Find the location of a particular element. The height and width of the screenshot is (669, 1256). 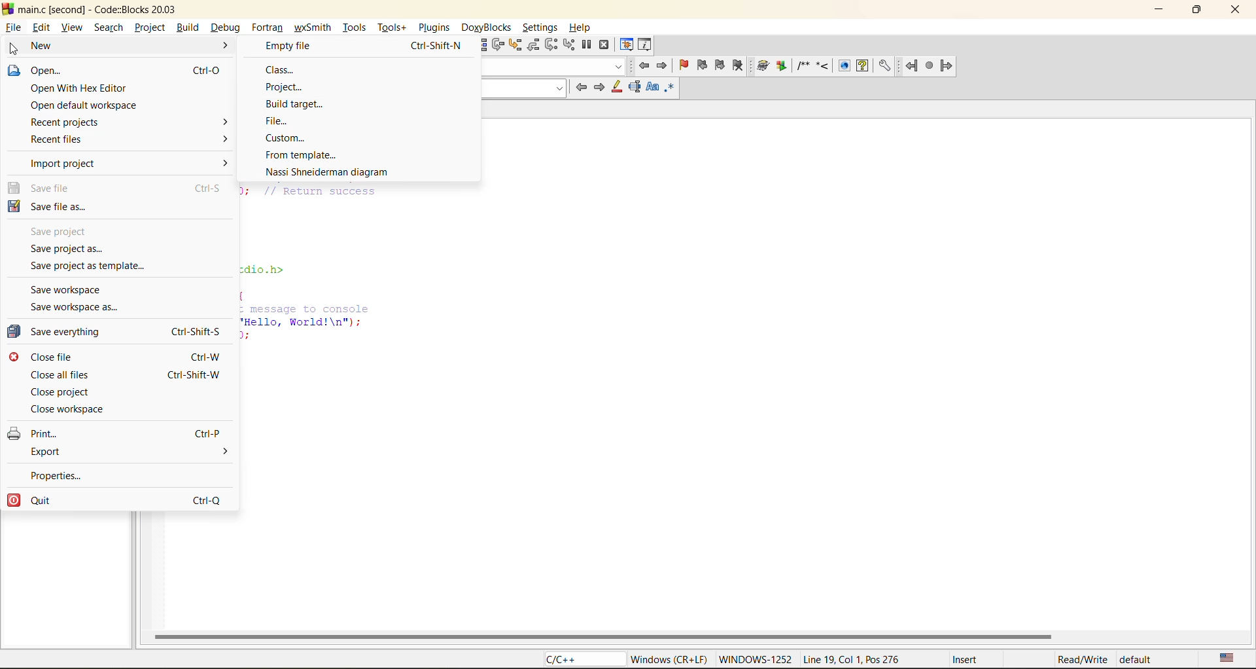

save workspace as is located at coordinates (78, 307).